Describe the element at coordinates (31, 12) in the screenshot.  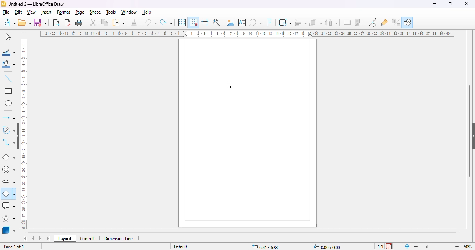
I see `view` at that location.